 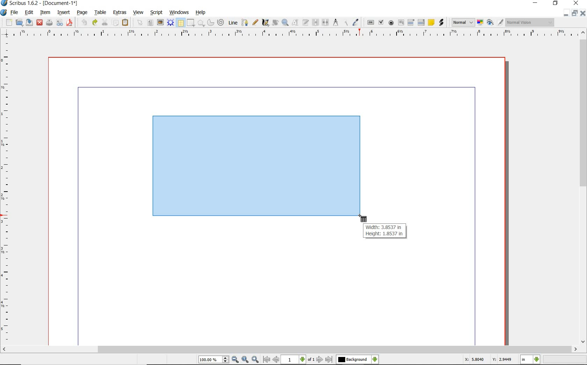 What do you see at coordinates (59, 23) in the screenshot?
I see `preflight verifier` at bounding box center [59, 23].